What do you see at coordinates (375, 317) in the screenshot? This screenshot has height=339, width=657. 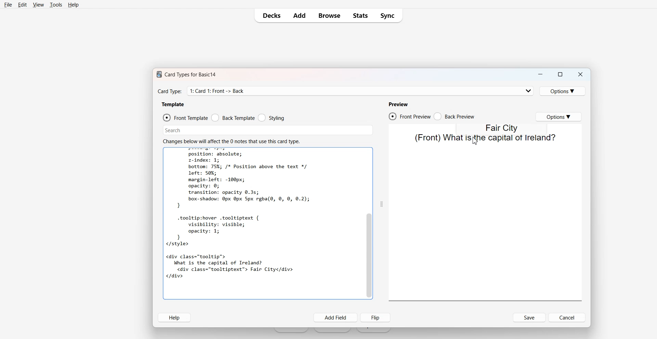 I see `Flip` at bounding box center [375, 317].